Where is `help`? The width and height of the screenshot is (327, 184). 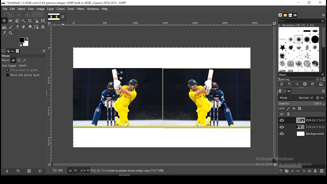 help is located at coordinates (105, 9).